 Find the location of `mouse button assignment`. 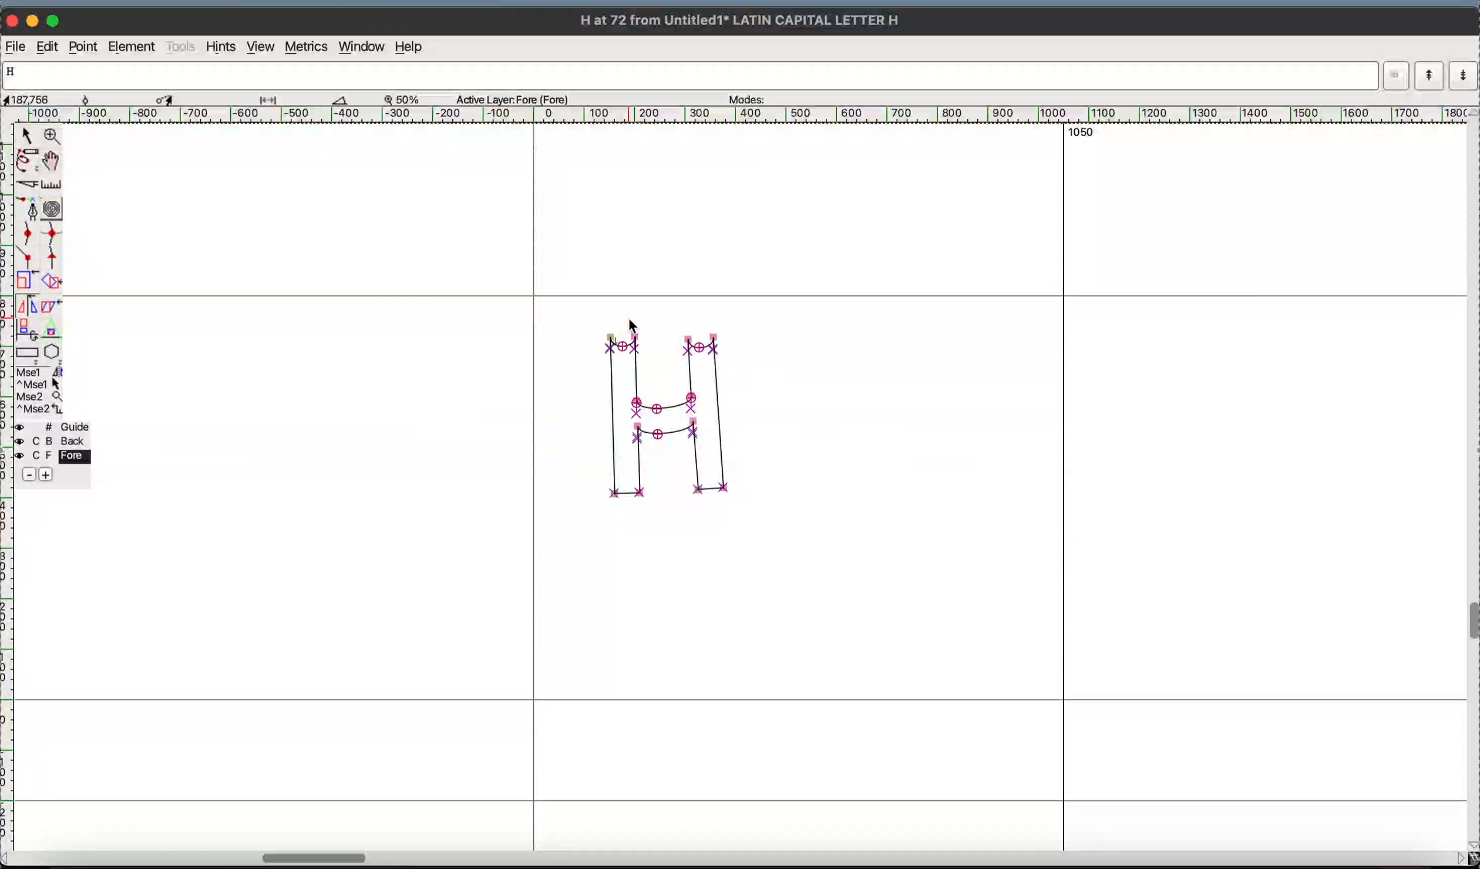

mouse button assignment is located at coordinates (41, 390).